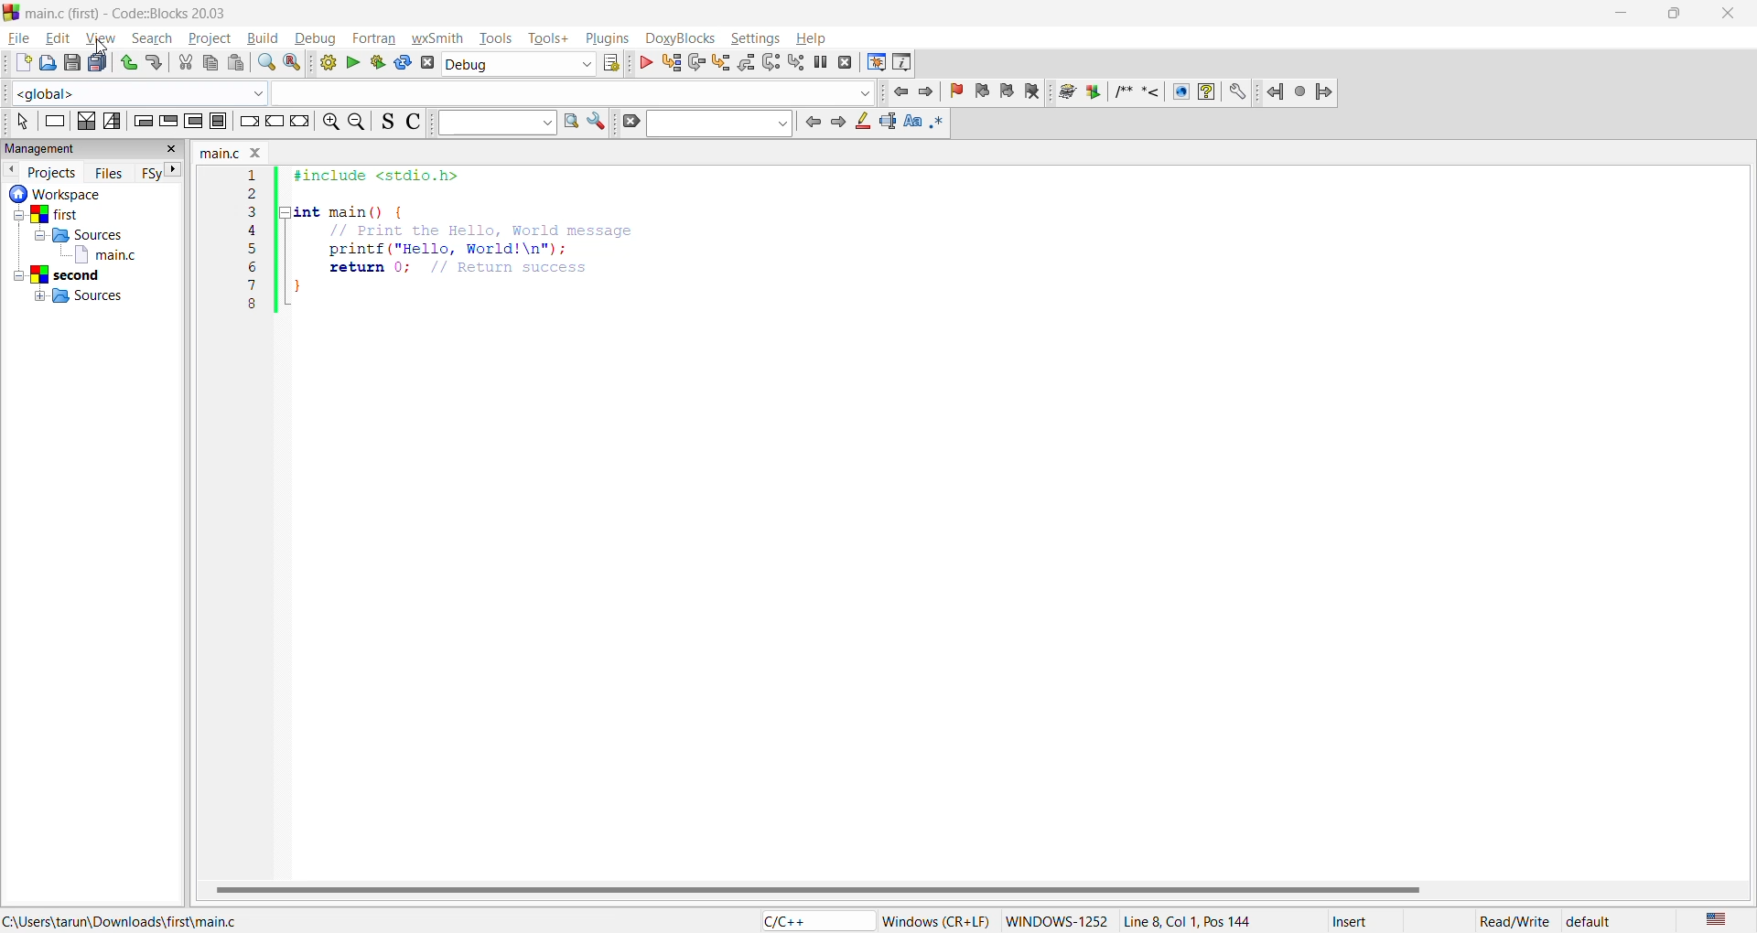 This screenshot has height=933, width=1757. I want to click on horizontal scroll  bar, so click(821, 890).